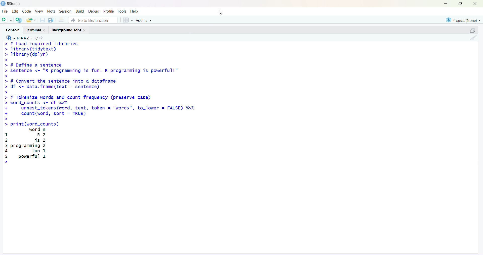  Describe the element at coordinates (52, 11) in the screenshot. I see `plots` at that location.